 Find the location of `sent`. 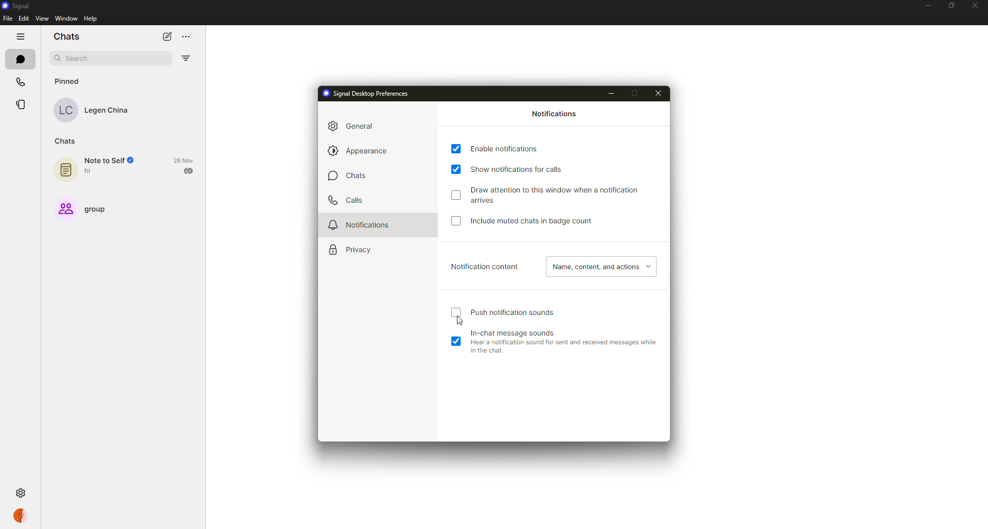

sent is located at coordinates (189, 170).